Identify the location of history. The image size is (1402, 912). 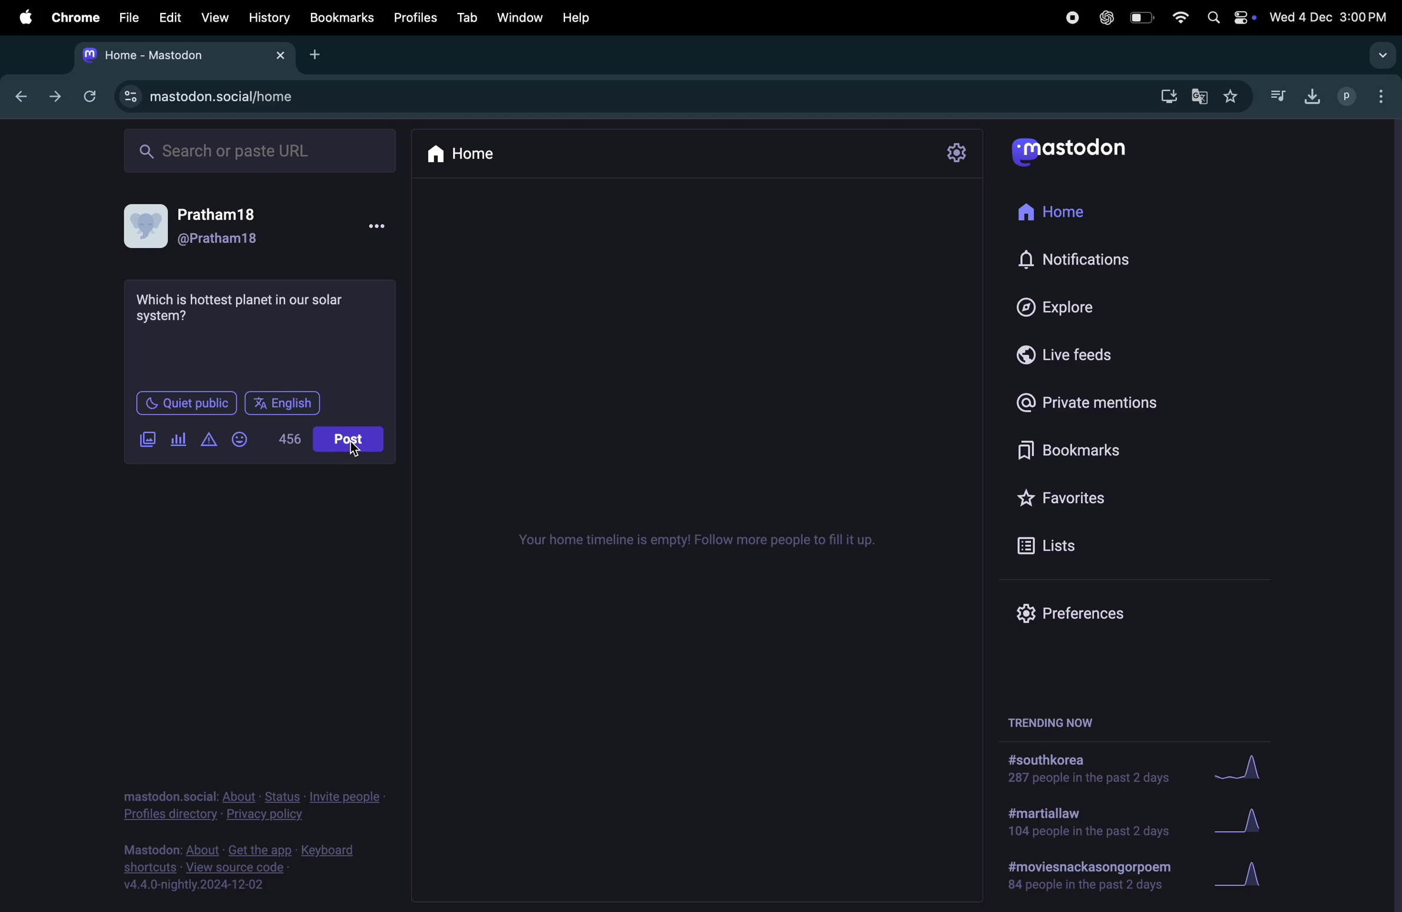
(270, 18).